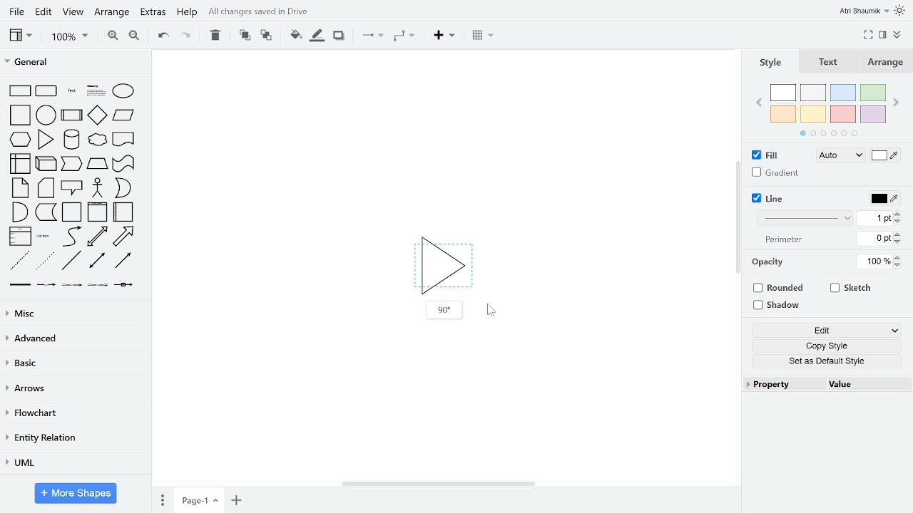 The image size is (913, 513). I want to click on trapezoid, so click(97, 165).